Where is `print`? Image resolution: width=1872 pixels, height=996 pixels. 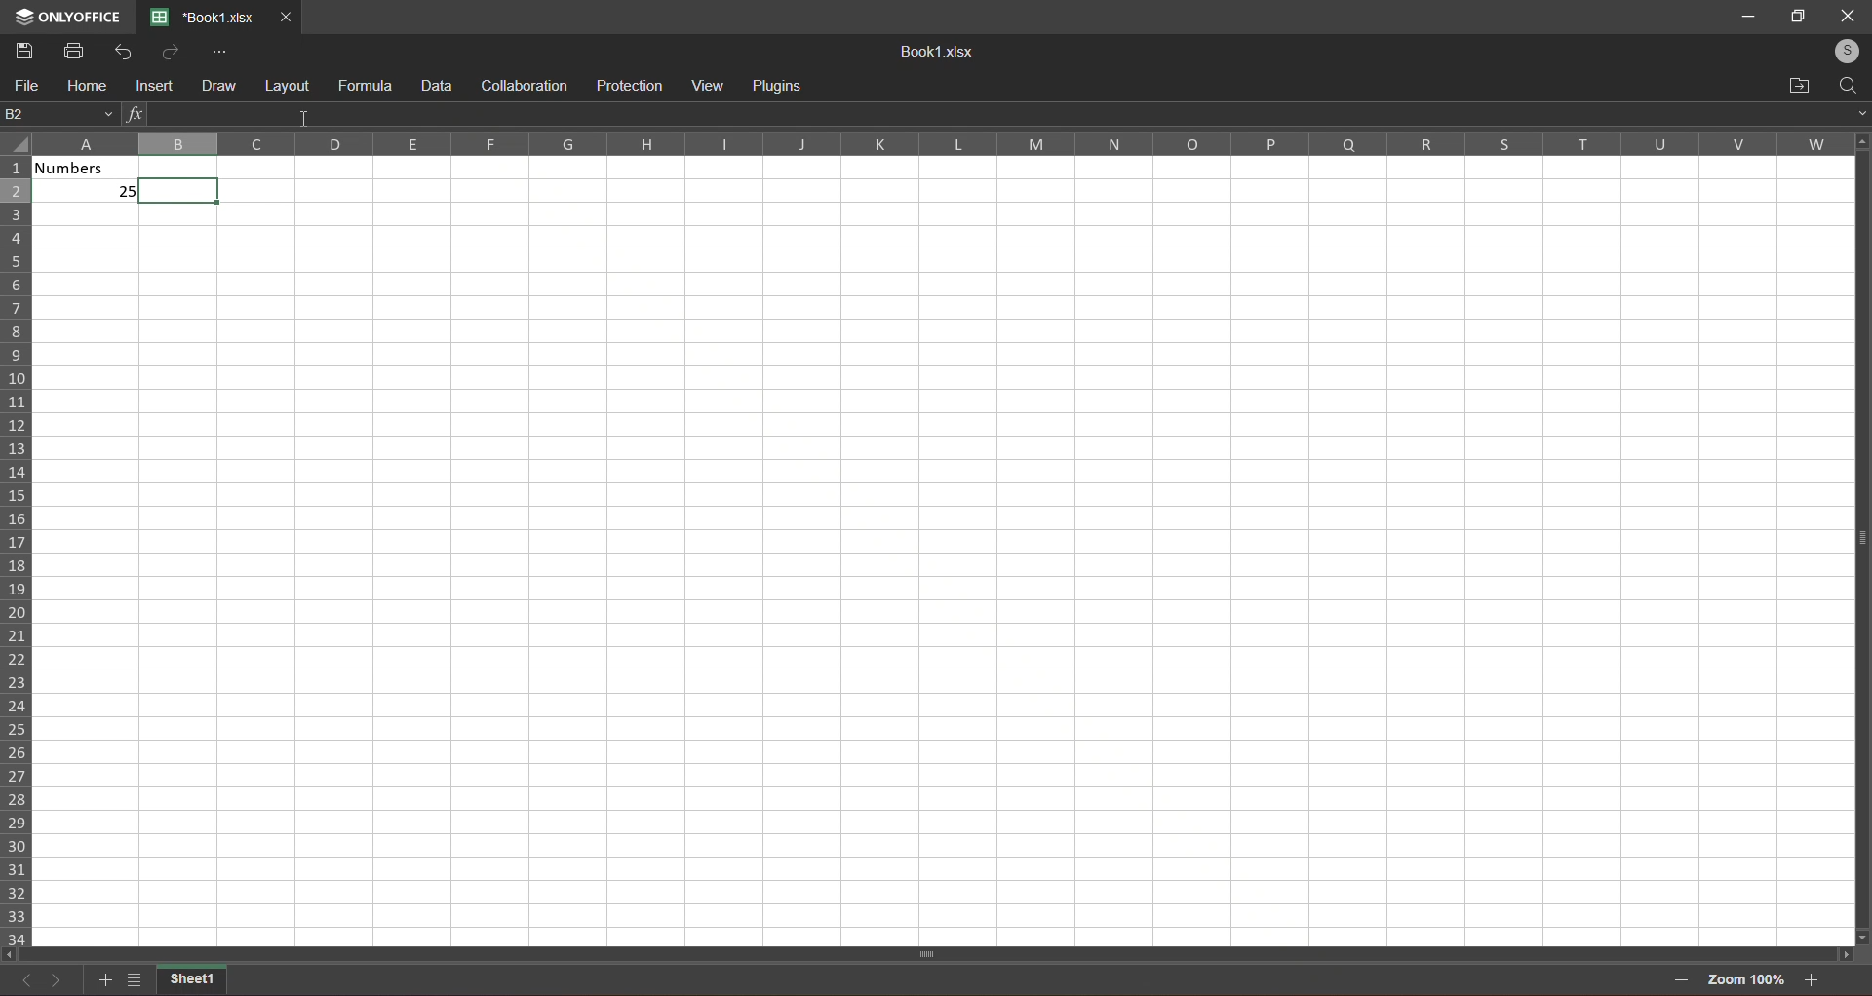 print is located at coordinates (72, 50).